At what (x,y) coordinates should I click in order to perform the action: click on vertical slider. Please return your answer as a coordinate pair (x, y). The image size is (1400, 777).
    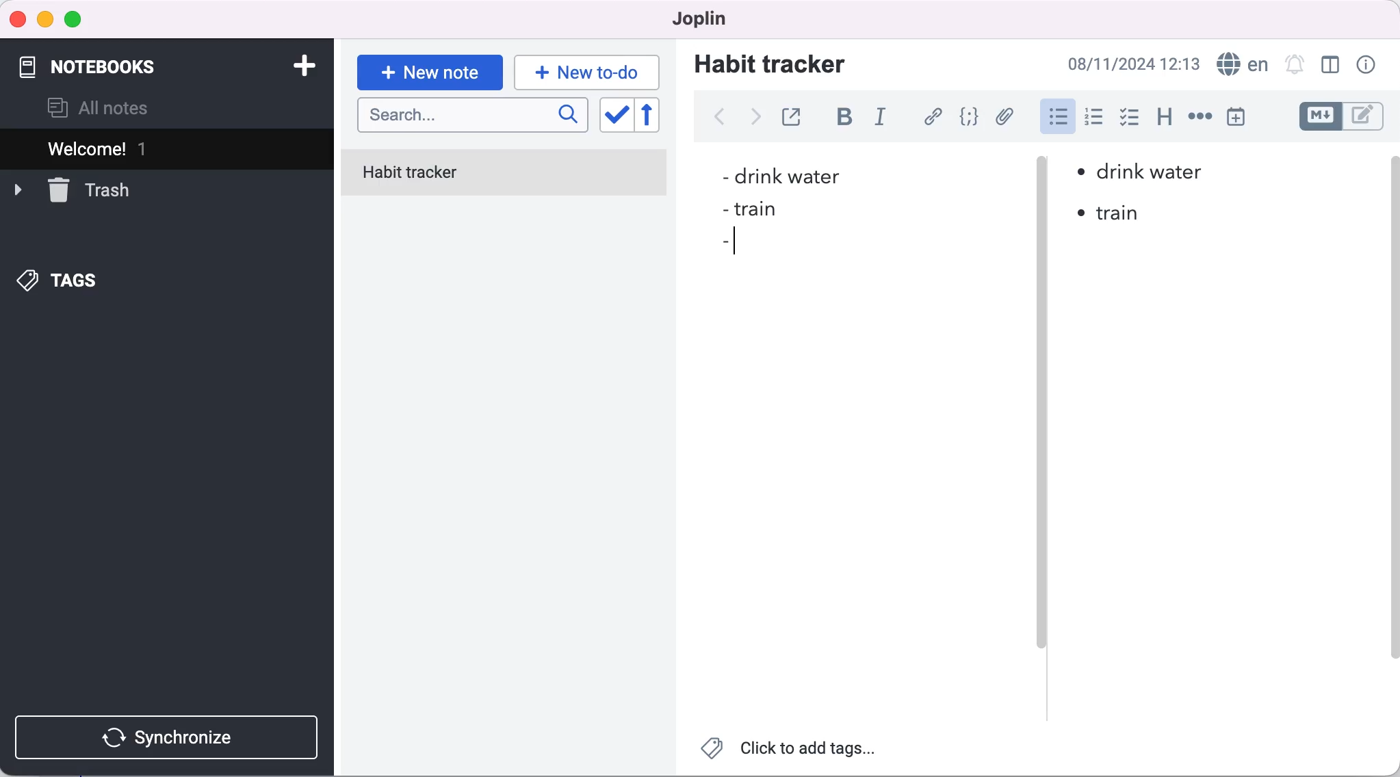
    Looking at the image, I should click on (1041, 431).